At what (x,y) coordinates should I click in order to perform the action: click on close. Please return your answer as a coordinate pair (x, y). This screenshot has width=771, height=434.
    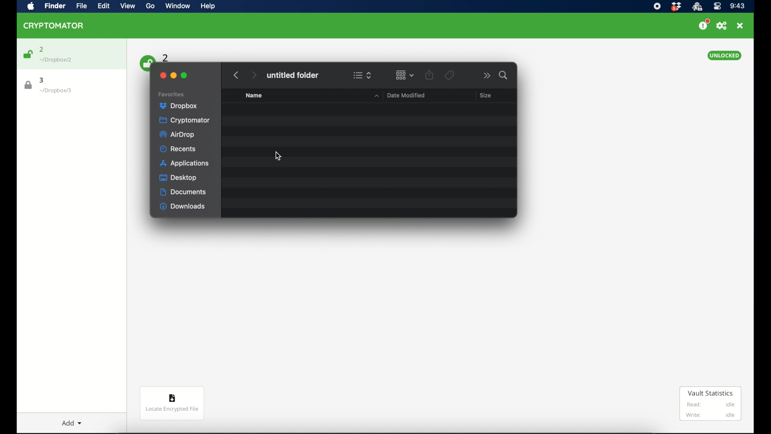
    Looking at the image, I should click on (162, 76).